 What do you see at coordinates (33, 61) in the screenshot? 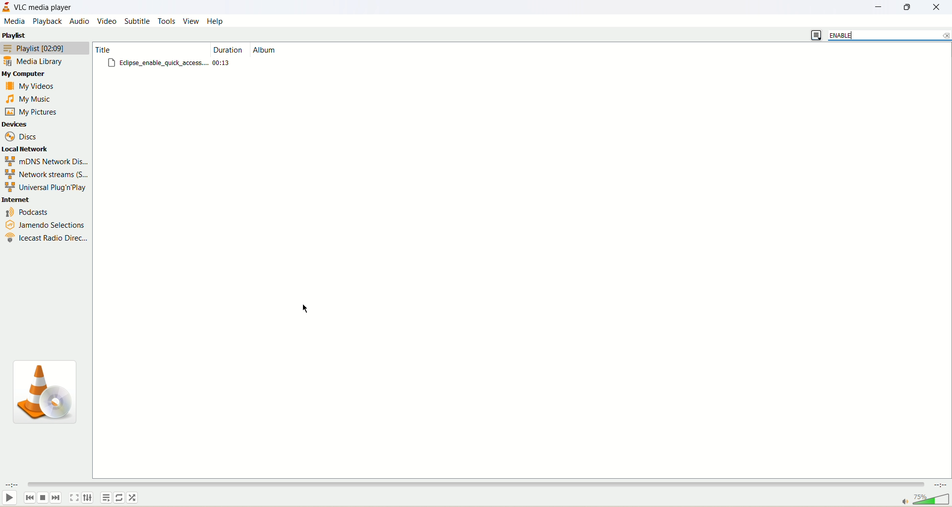
I see `media library` at bounding box center [33, 61].